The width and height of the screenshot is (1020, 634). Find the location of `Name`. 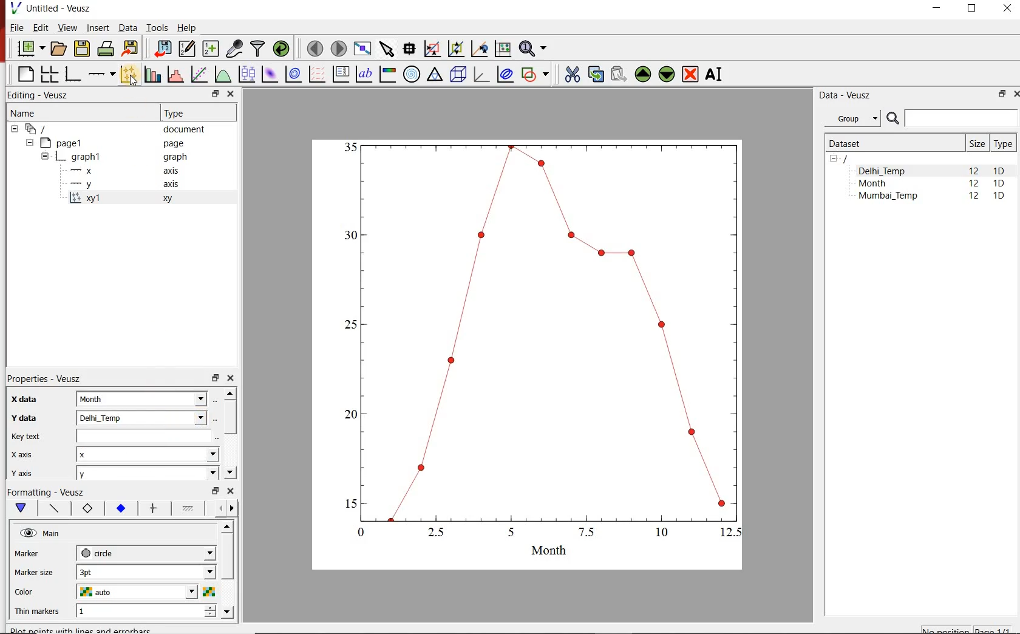

Name is located at coordinates (24, 112).